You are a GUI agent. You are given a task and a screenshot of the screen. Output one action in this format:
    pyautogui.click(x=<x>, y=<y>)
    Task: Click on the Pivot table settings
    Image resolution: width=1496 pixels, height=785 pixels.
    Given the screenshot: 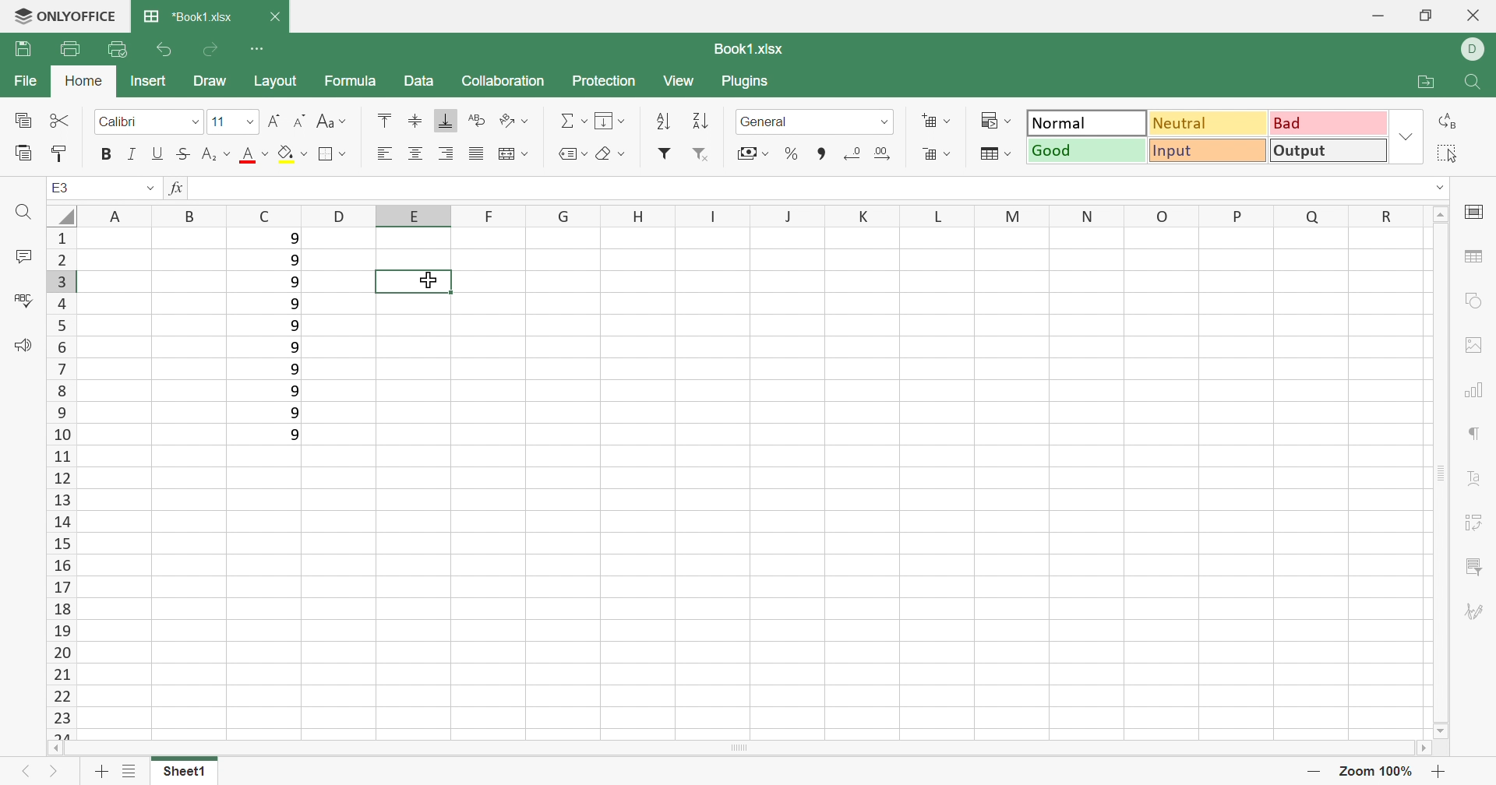 What is the action you would take?
    pyautogui.click(x=1474, y=524)
    